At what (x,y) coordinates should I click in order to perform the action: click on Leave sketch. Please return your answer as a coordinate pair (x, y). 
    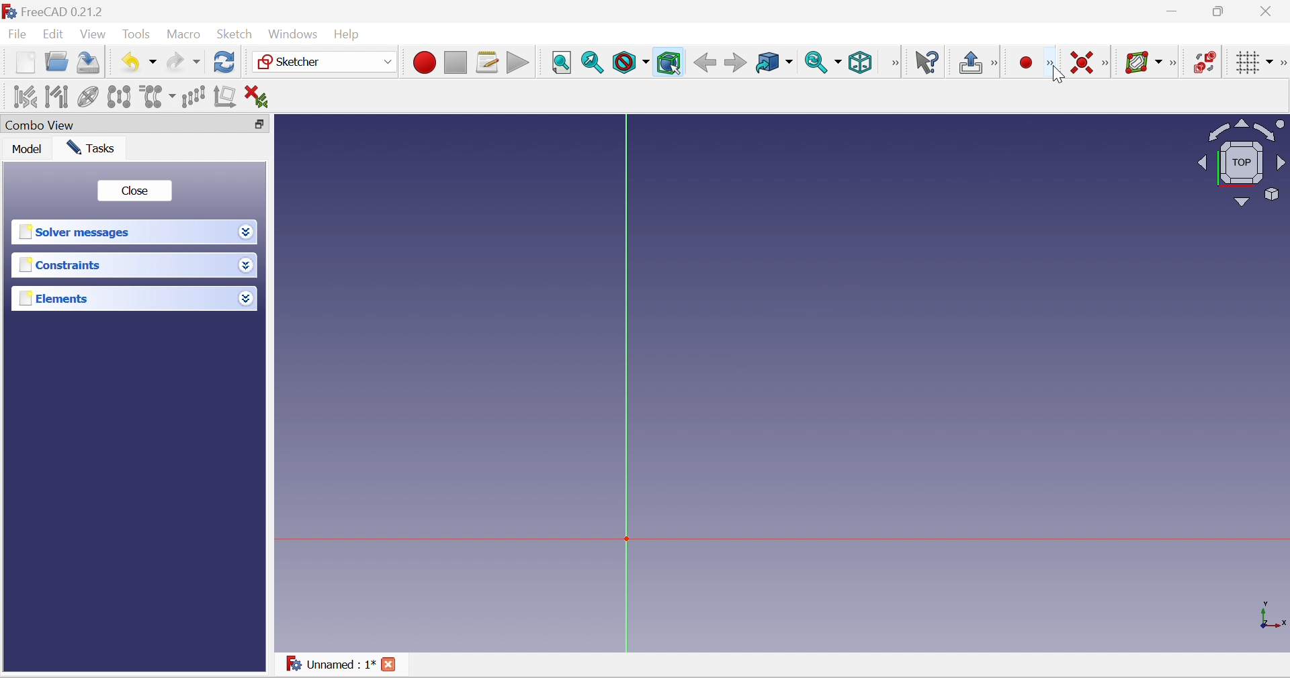
    Looking at the image, I should click on (972, 64).